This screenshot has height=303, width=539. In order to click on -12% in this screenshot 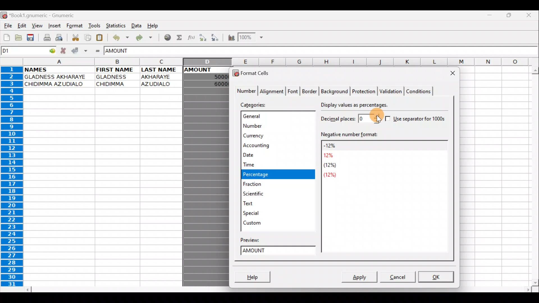, I will do `click(333, 145)`.